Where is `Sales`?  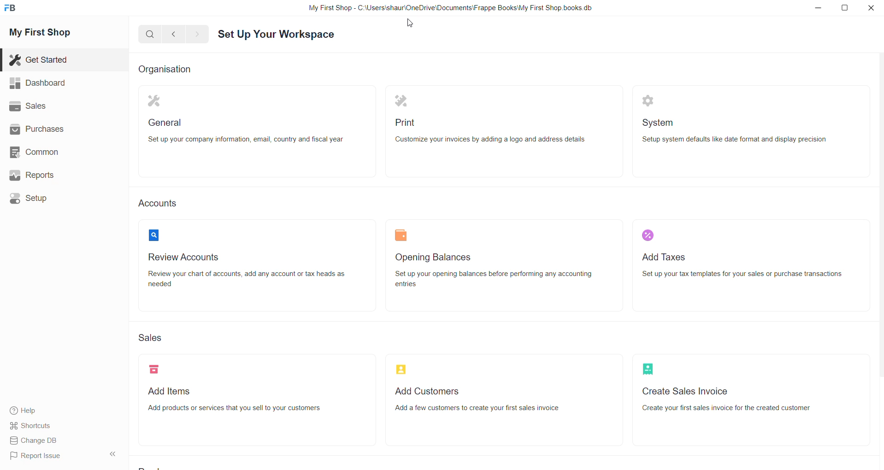 Sales is located at coordinates (29, 106).